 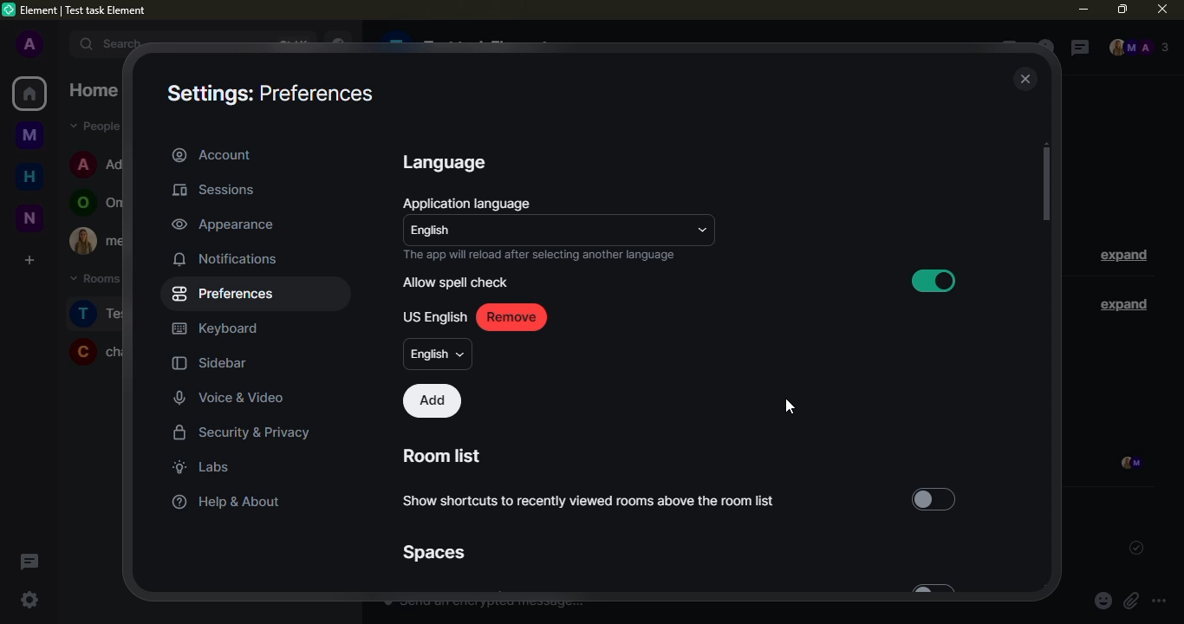 What do you see at coordinates (1159, 601) in the screenshot?
I see `more` at bounding box center [1159, 601].